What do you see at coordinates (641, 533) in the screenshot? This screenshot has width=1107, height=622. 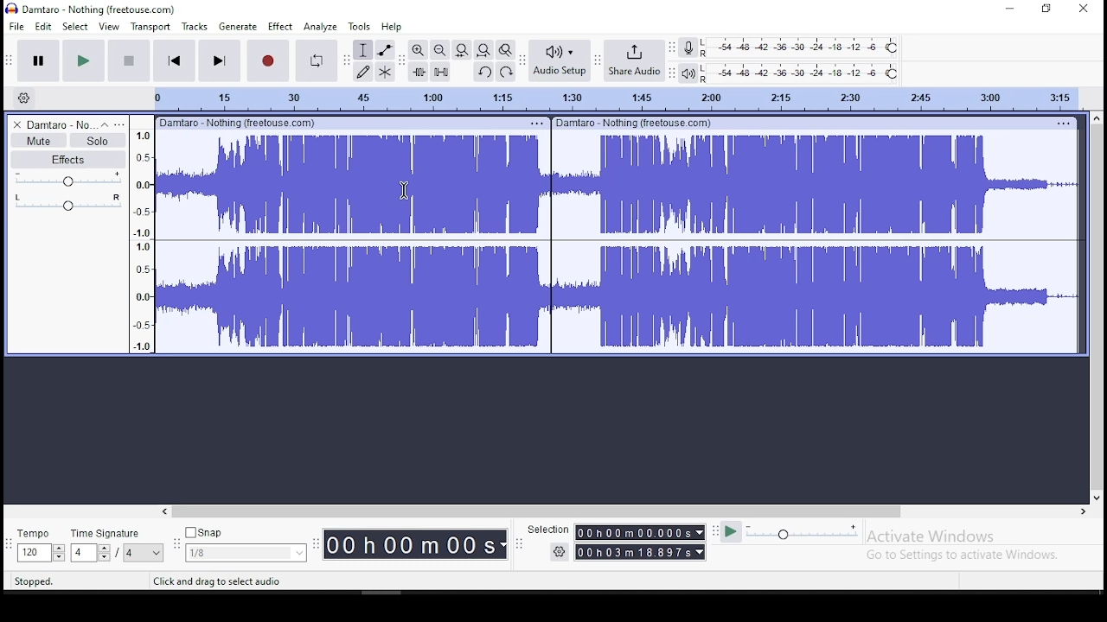 I see `time menu` at bounding box center [641, 533].